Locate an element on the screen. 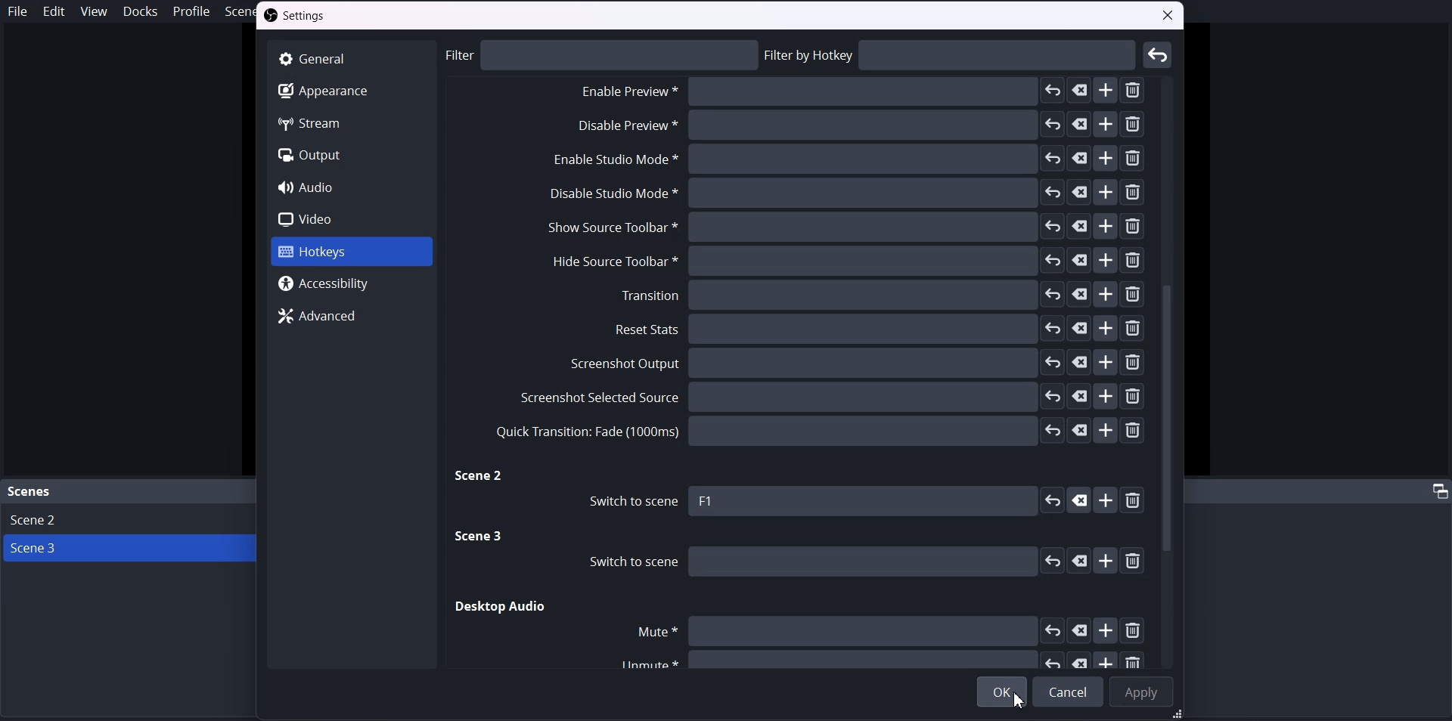 The height and width of the screenshot is (721, 1452). mute is located at coordinates (887, 630).